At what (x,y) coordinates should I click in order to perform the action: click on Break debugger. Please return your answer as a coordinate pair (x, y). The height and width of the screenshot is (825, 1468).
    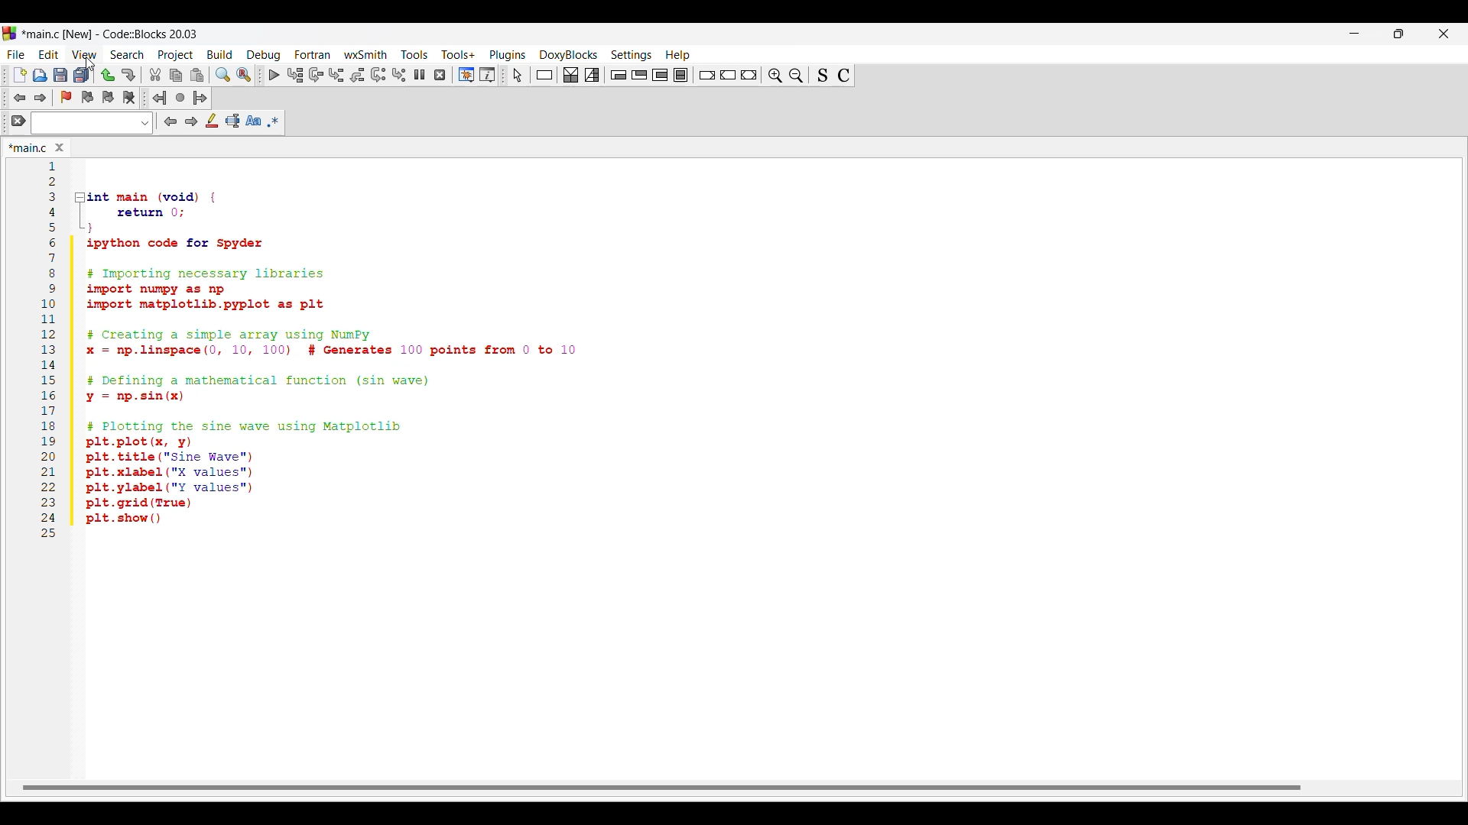
    Looking at the image, I should click on (420, 74).